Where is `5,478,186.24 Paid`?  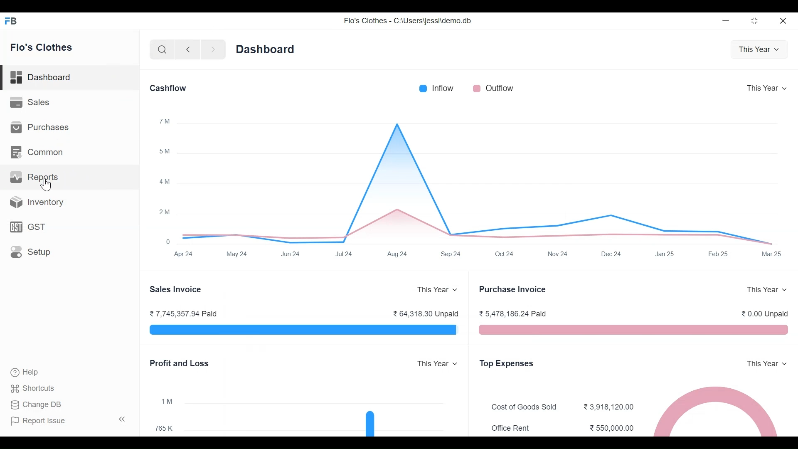
5,478,186.24 Paid is located at coordinates (513, 313).